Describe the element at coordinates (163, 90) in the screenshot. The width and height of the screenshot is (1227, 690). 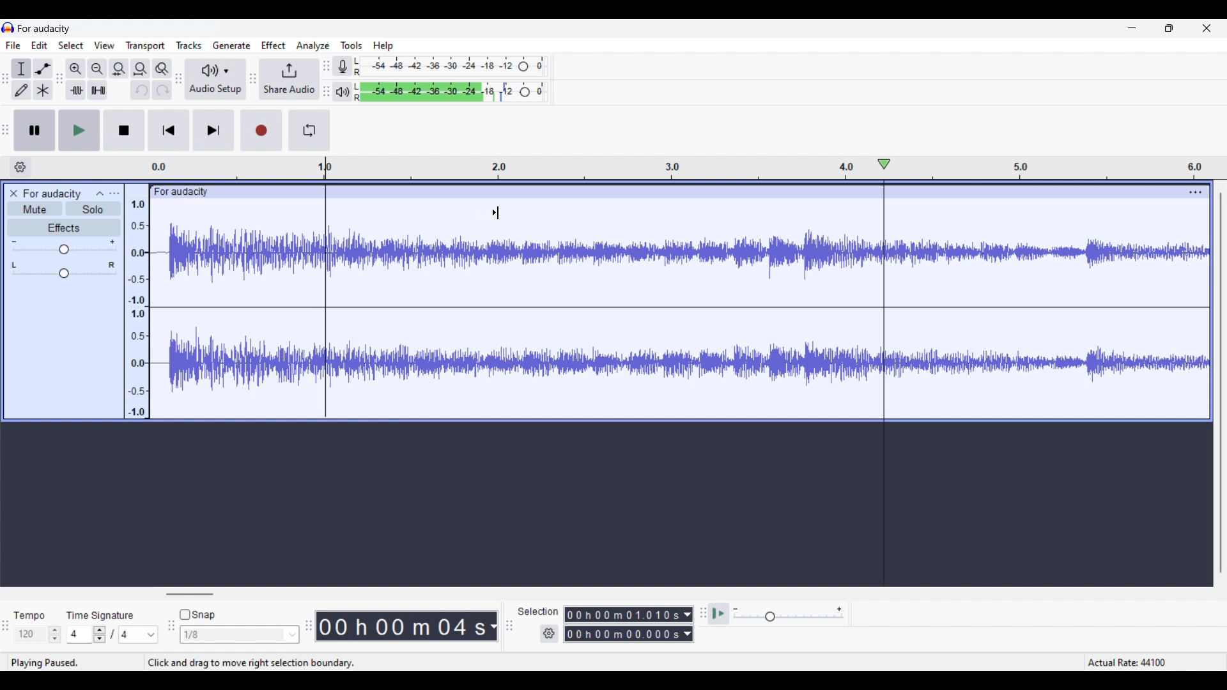
I see `Redo` at that location.